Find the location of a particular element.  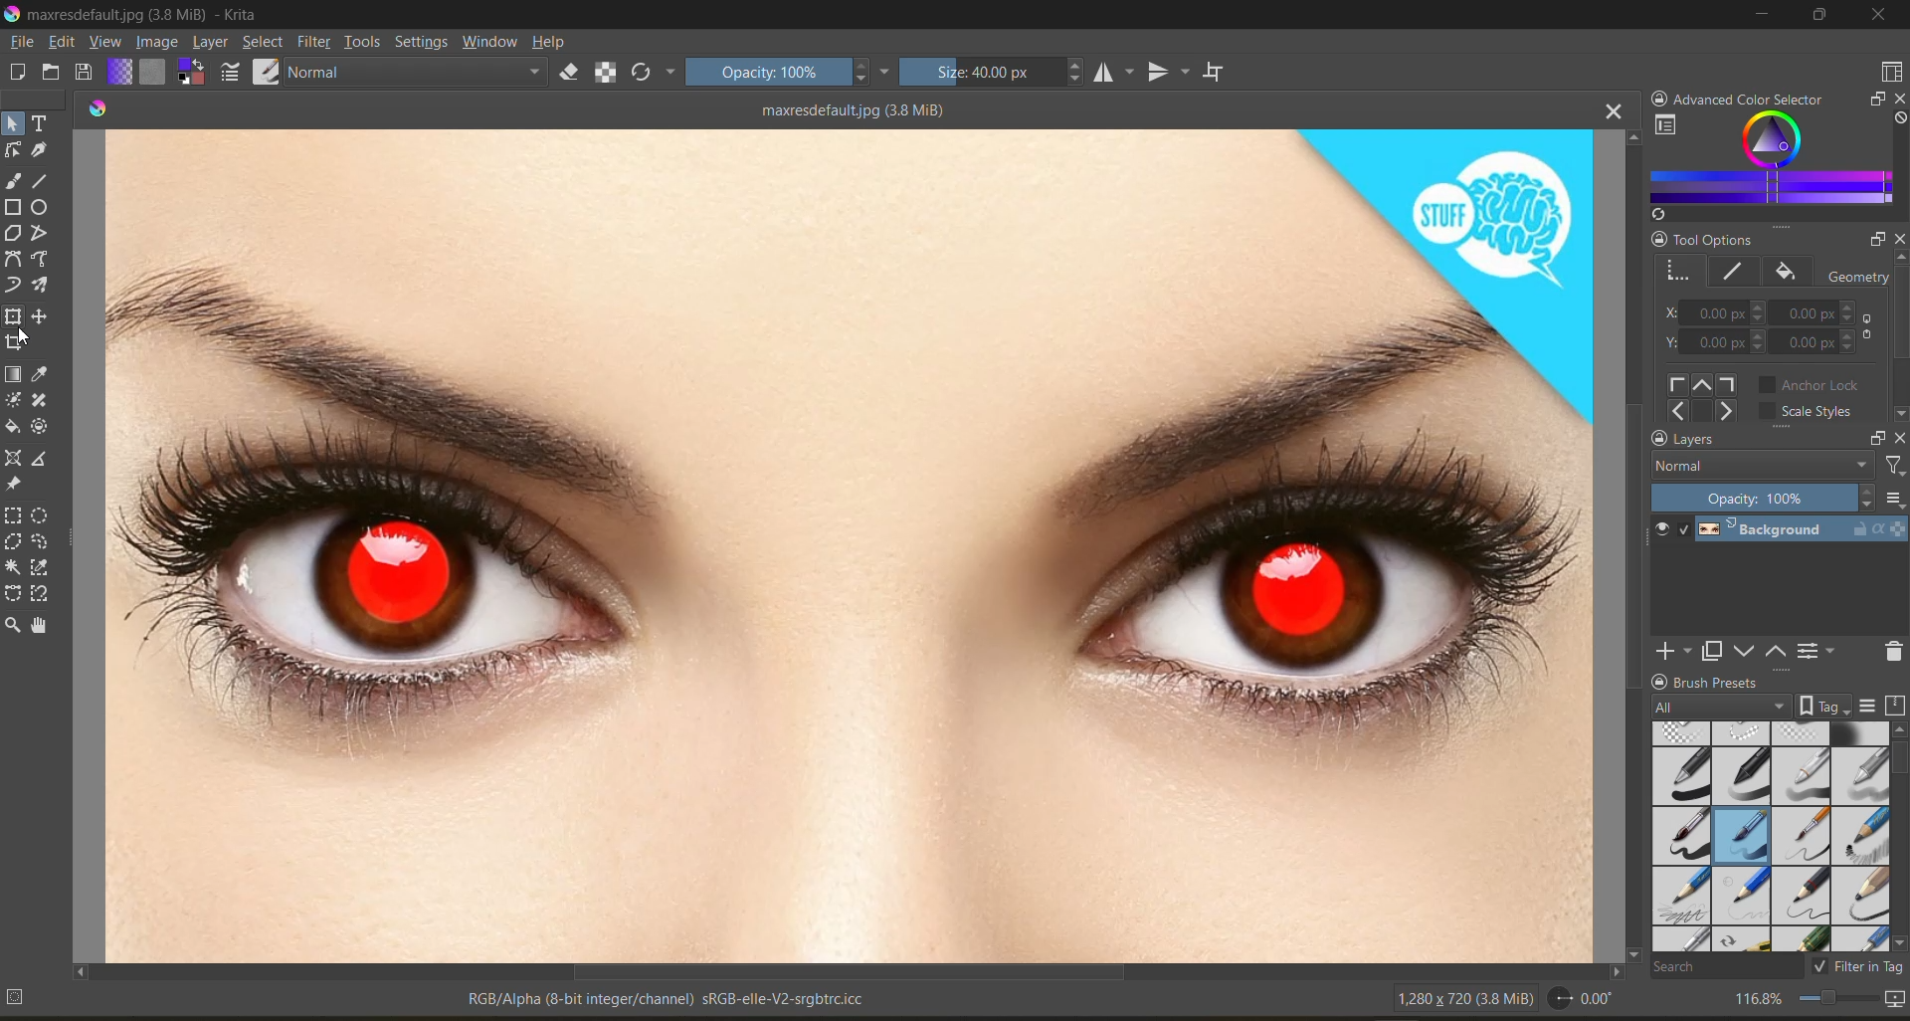

help is located at coordinates (554, 43).